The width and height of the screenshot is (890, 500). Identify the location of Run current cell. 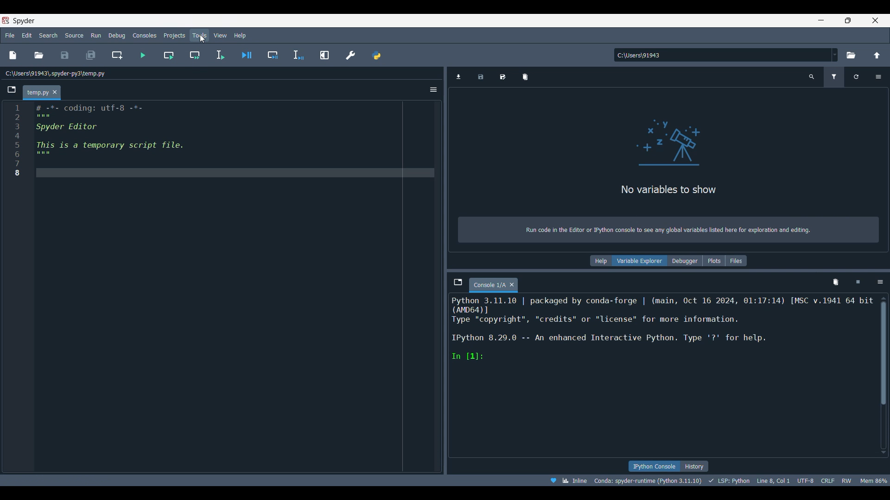
(169, 55).